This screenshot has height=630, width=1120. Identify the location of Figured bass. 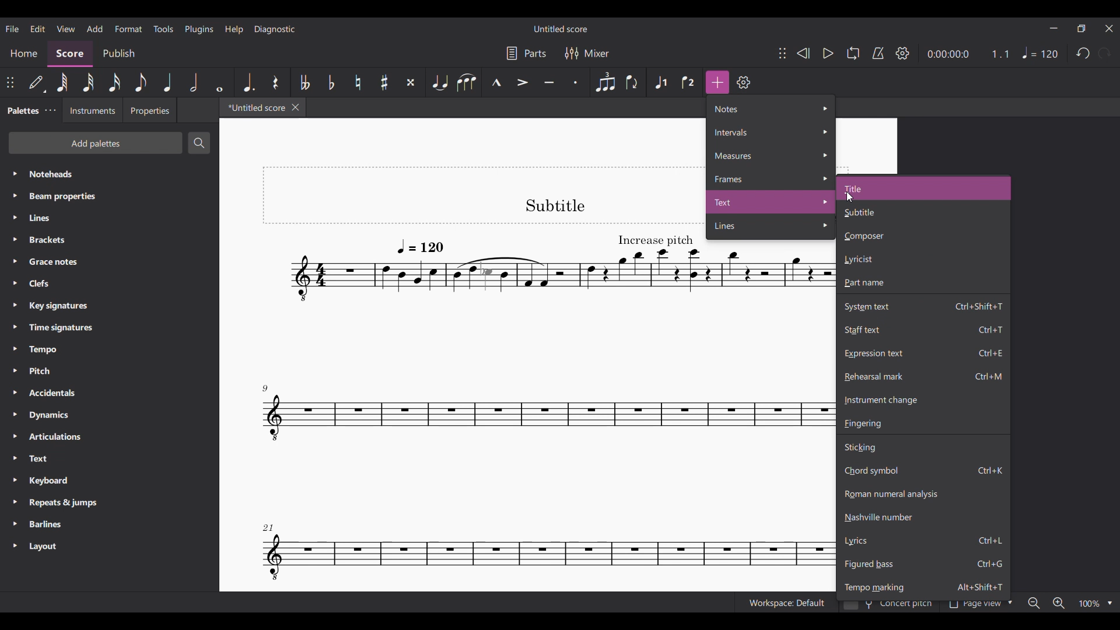
(923, 564).